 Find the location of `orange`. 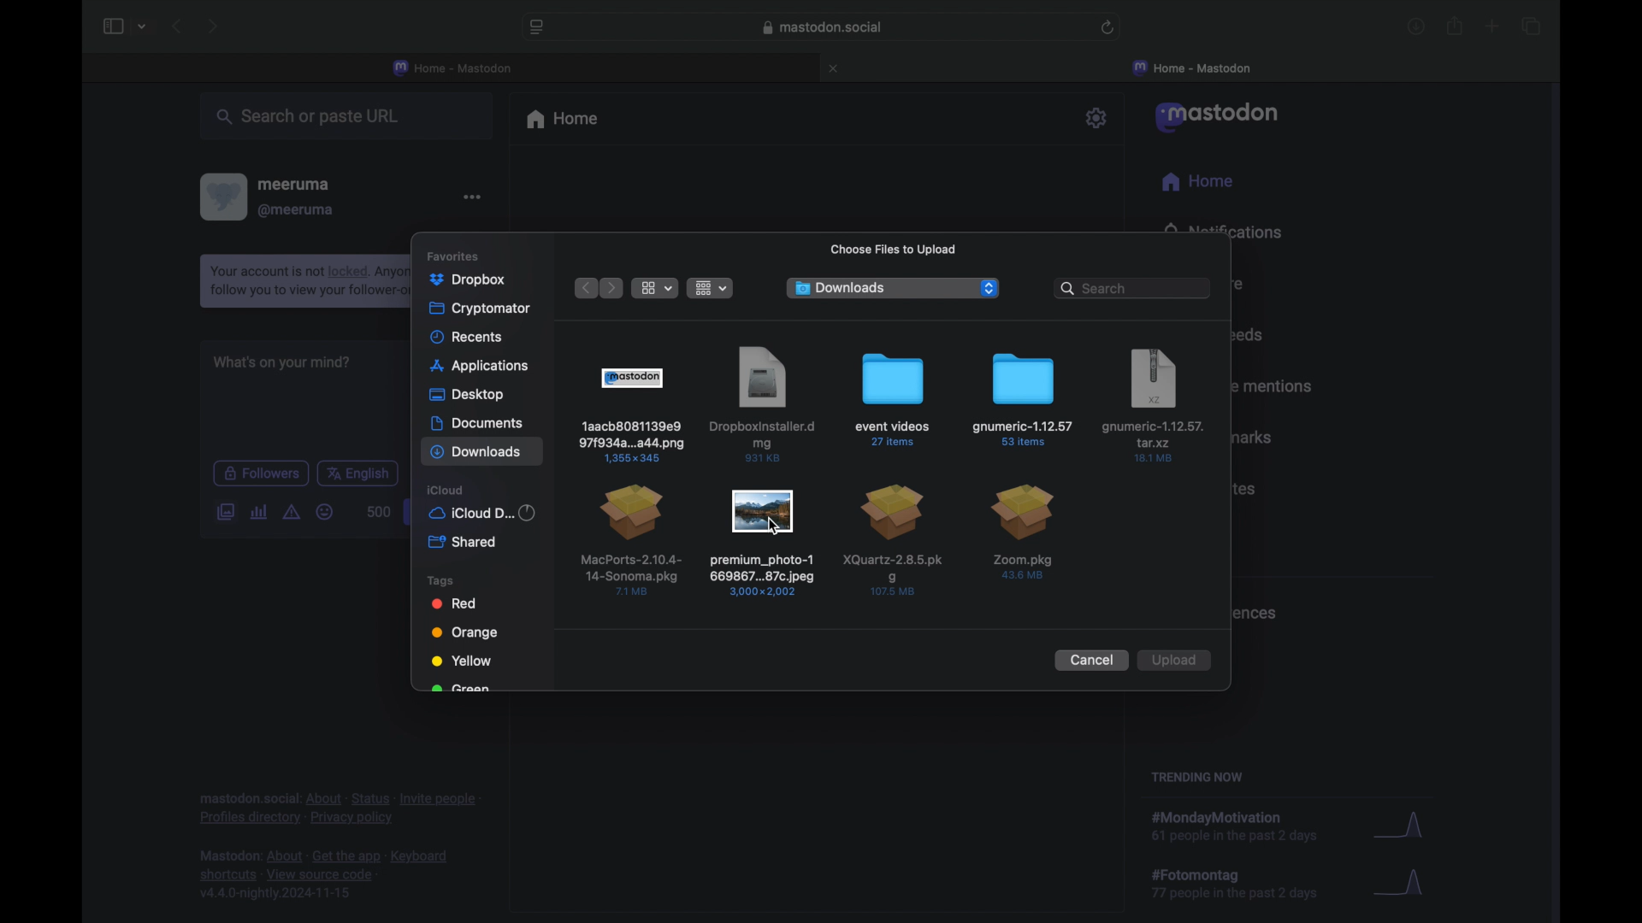

orange is located at coordinates (464, 632).